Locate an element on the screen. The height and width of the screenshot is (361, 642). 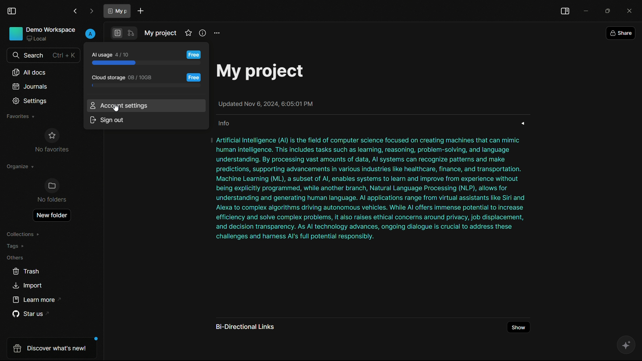
Discover What's new is located at coordinates (51, 348).